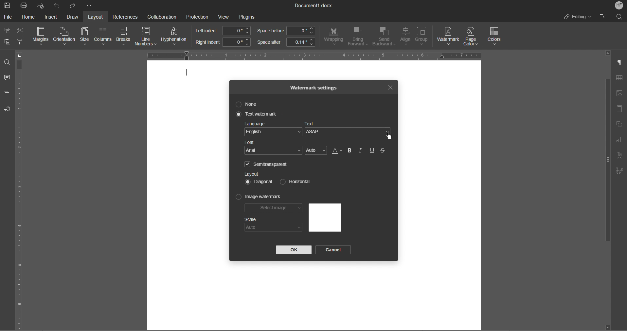 Image resolution: width=627 pixels, height=331 pixels. What do you see at coordinates (224, 17) in the screenshot?
I see `View` at bounding box center [224, 17].